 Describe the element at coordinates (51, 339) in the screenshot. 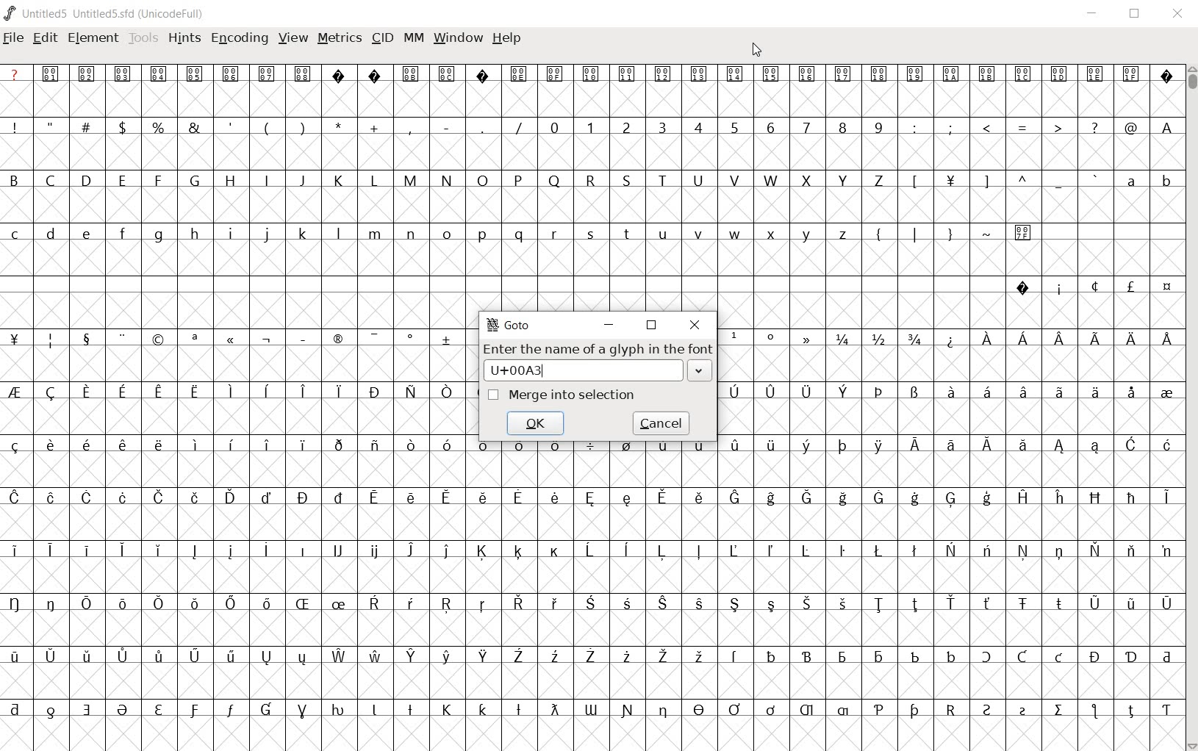

I see `Symbol` at that location.